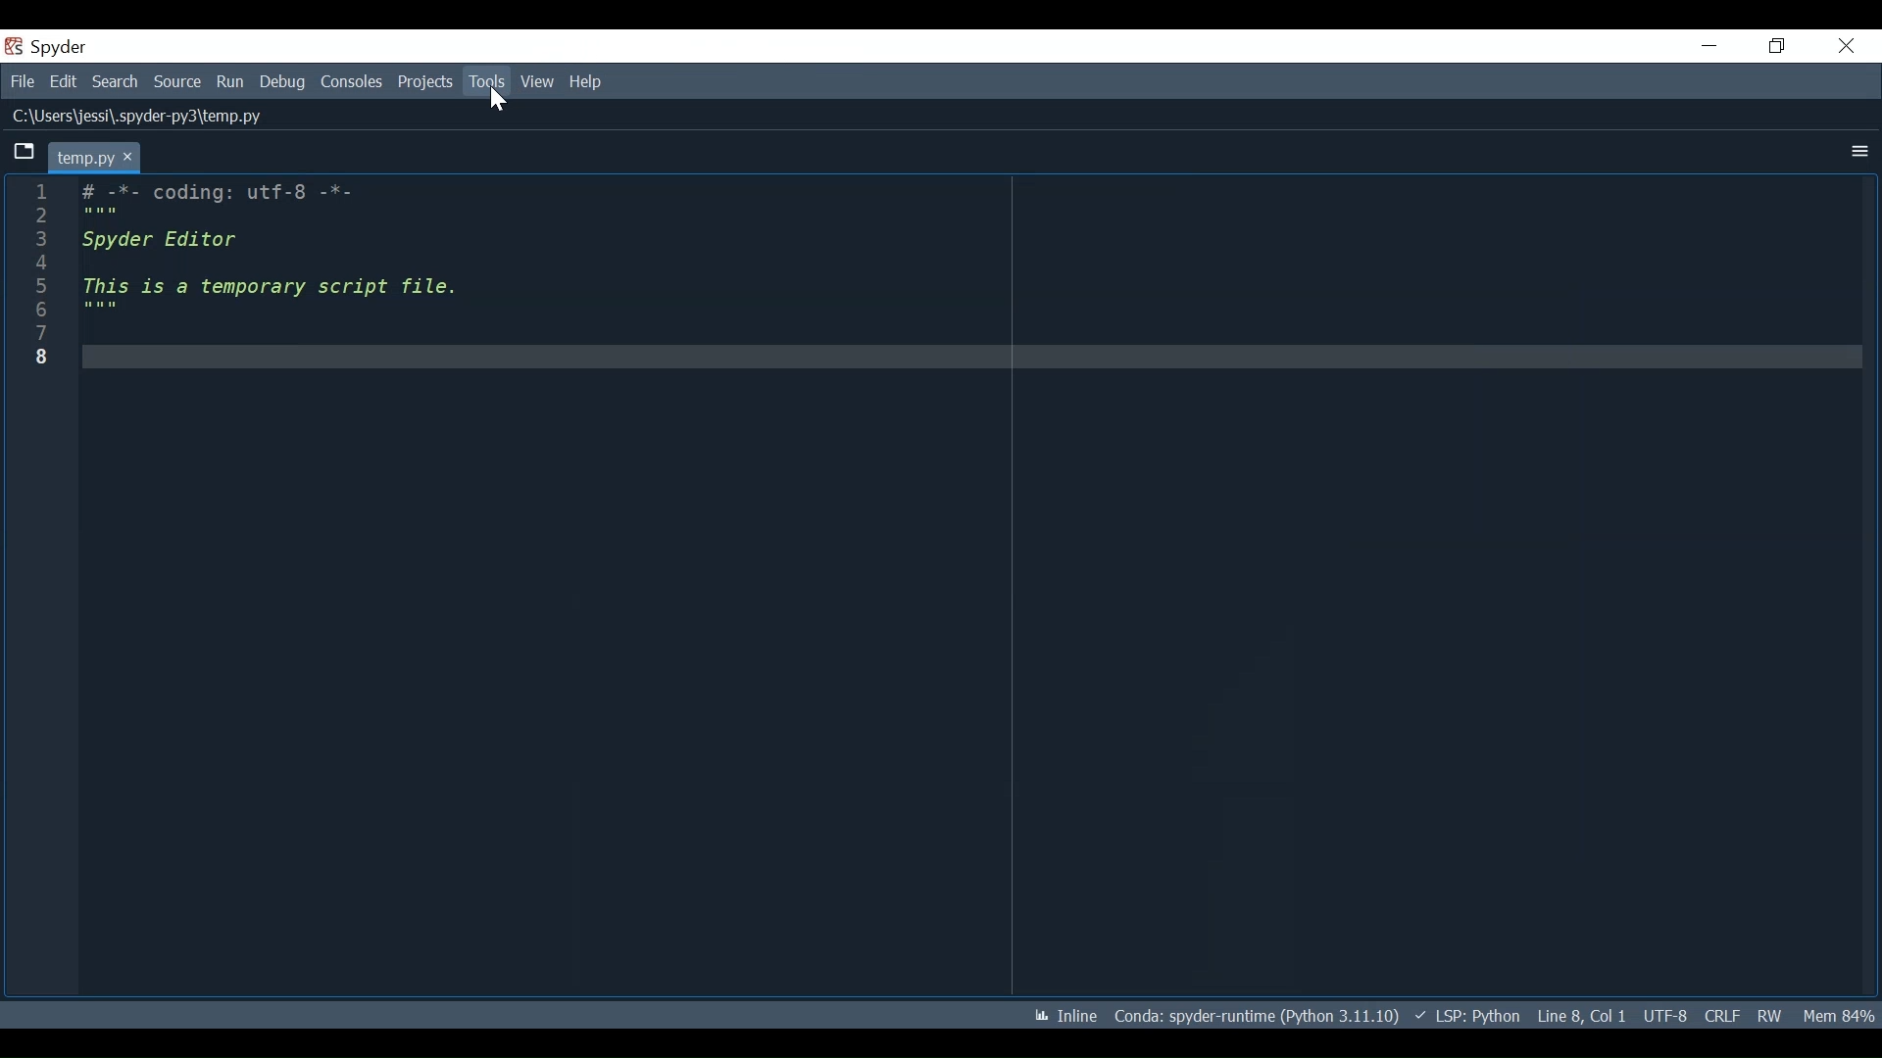  I want to click on File EQL Status, so click(1722, 1016).